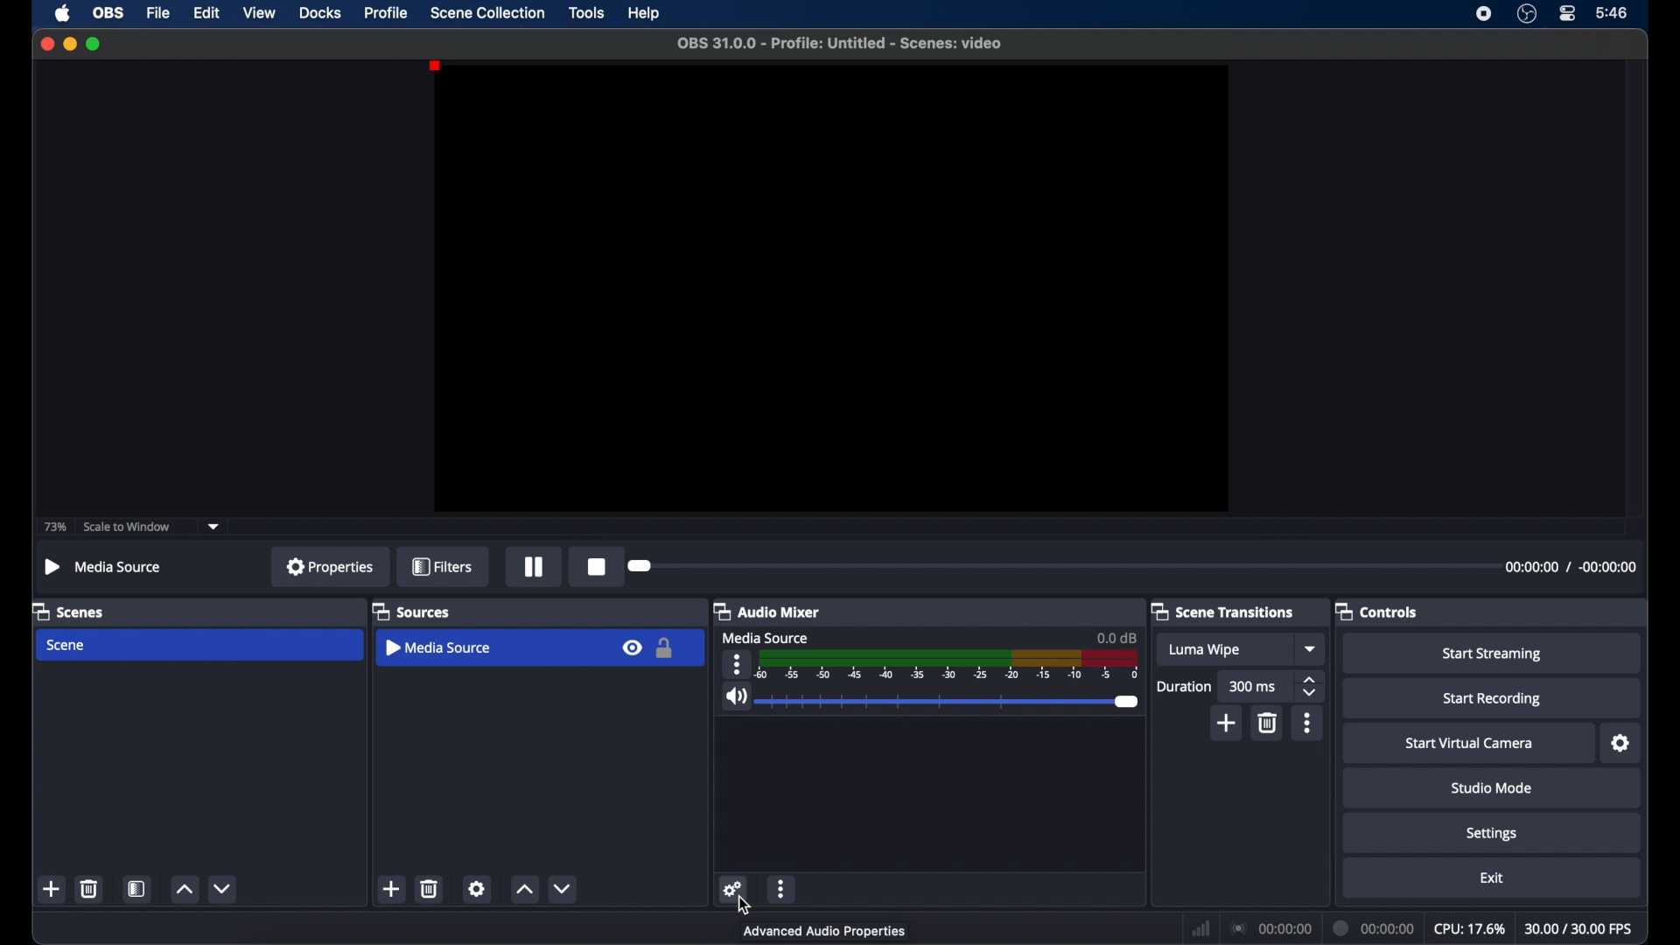 This screenshot has height=945, width=1680. Describe the element at coordinates (1492, 878) in the screenshot. I see `exit` at that location.